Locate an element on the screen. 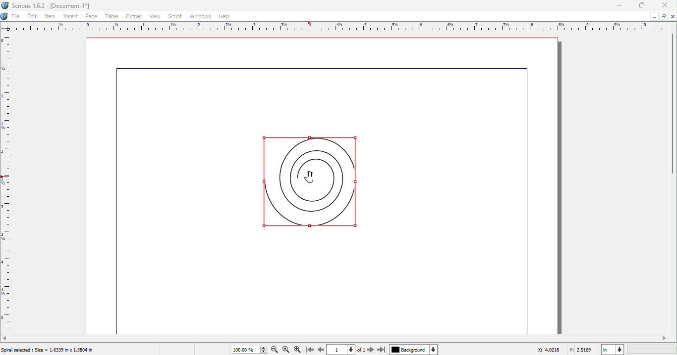 The image size is (677, 355). Minimize is located at coordinates (664, 16).